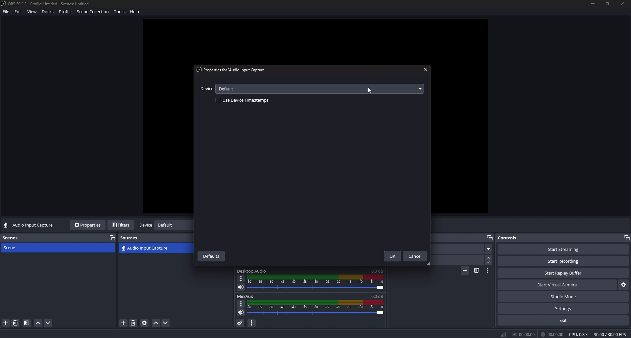 Image resolution: width=631 pixels, height=338 pixels. Describe the element at coordinates (252, 271) in the screenshot. I see `mic/aux` at that location.